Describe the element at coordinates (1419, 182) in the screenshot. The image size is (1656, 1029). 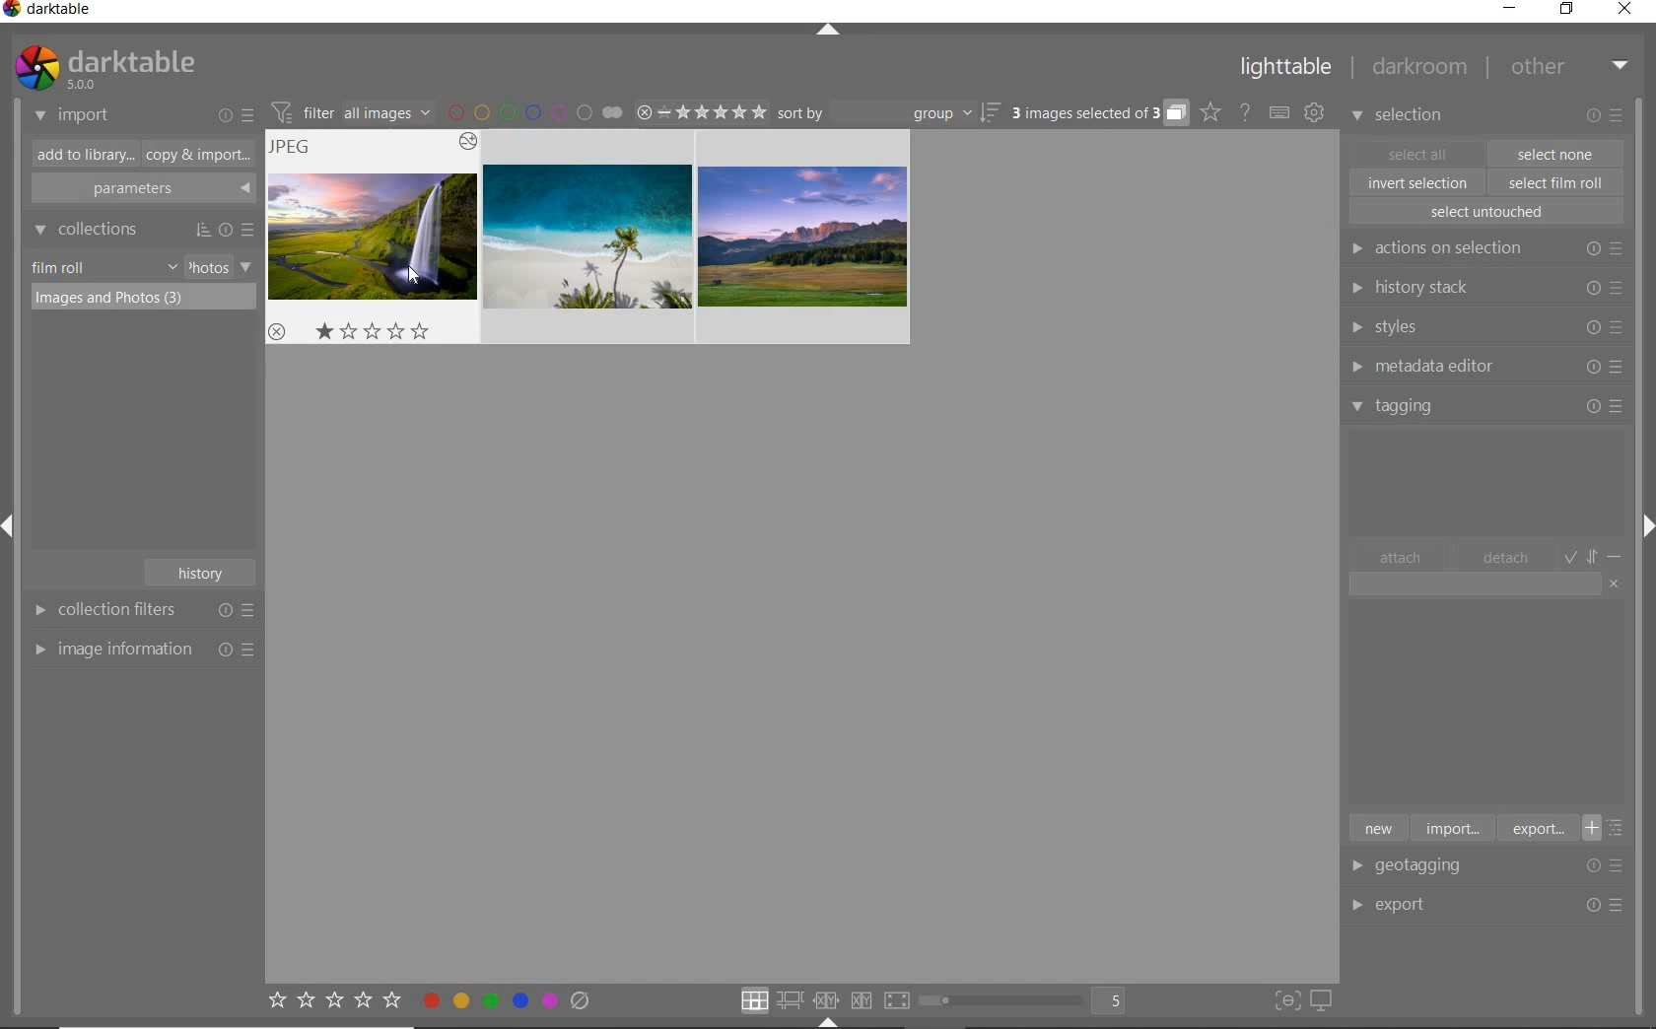
I see `invert selection` at that location.